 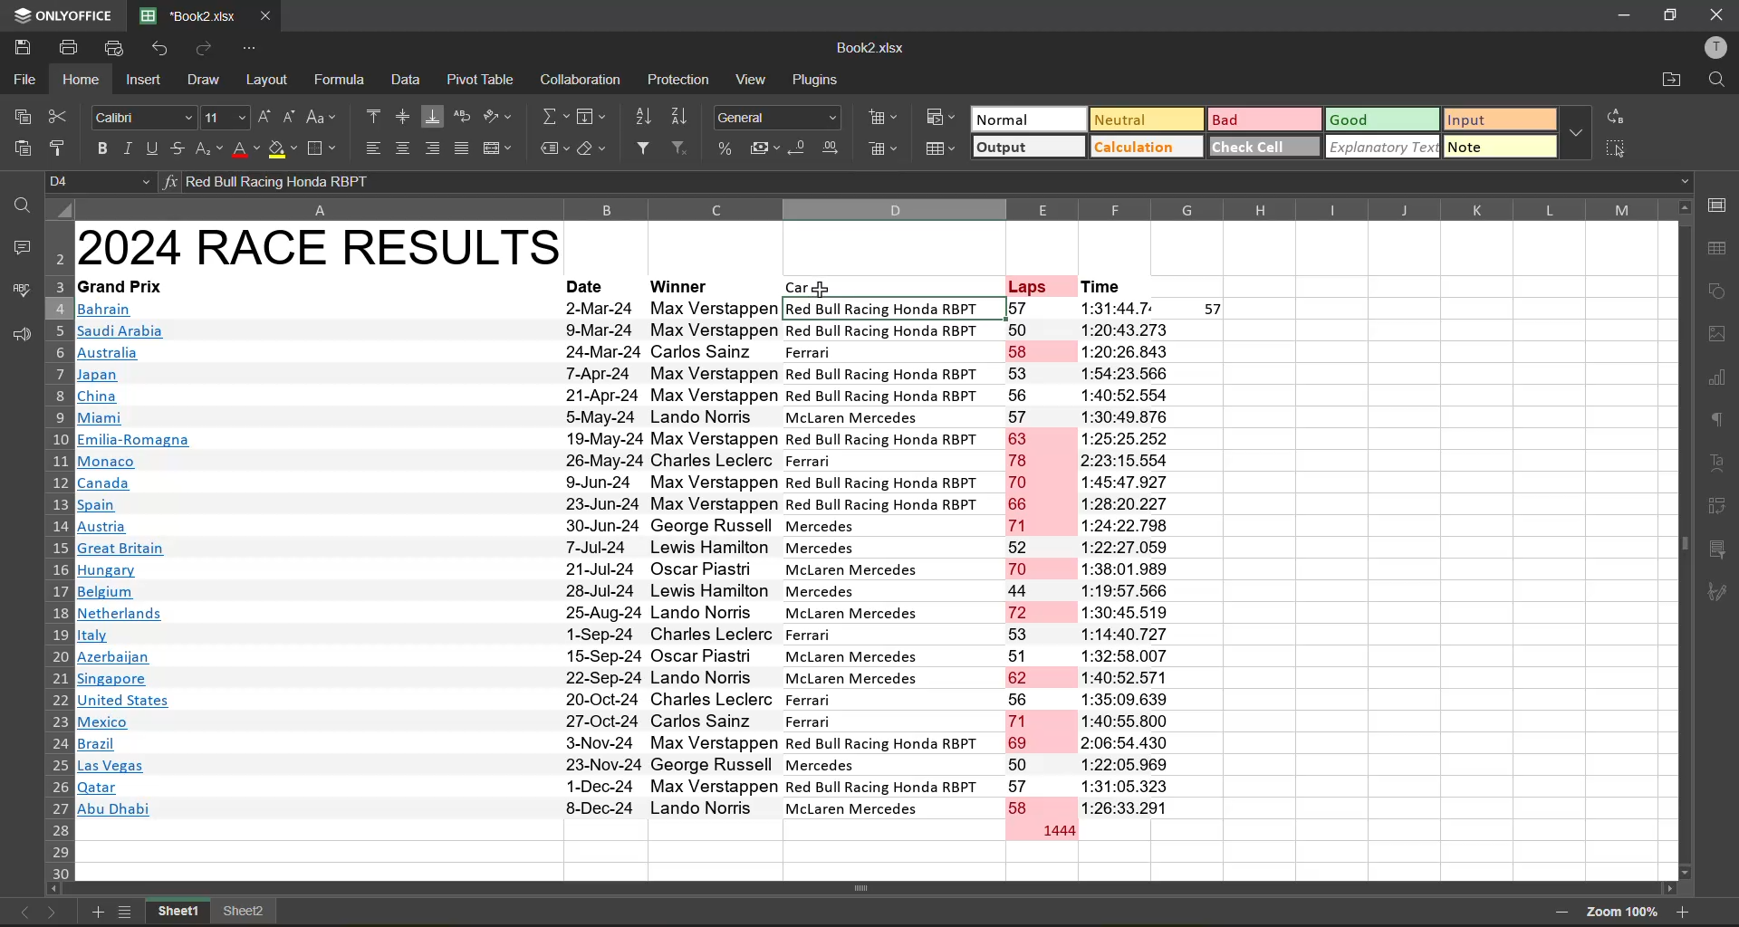 I want to click on calculation, so click(x=1148, y=148).